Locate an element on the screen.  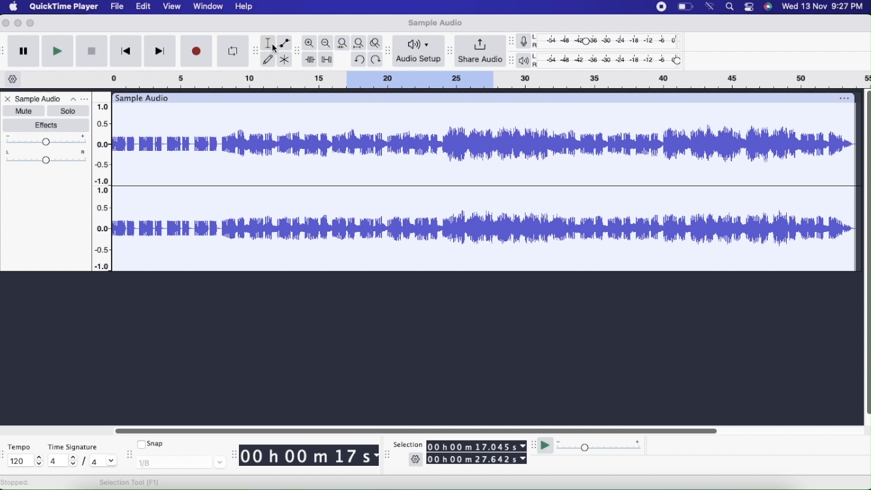
spotlight is located at coordinates (730, 8).